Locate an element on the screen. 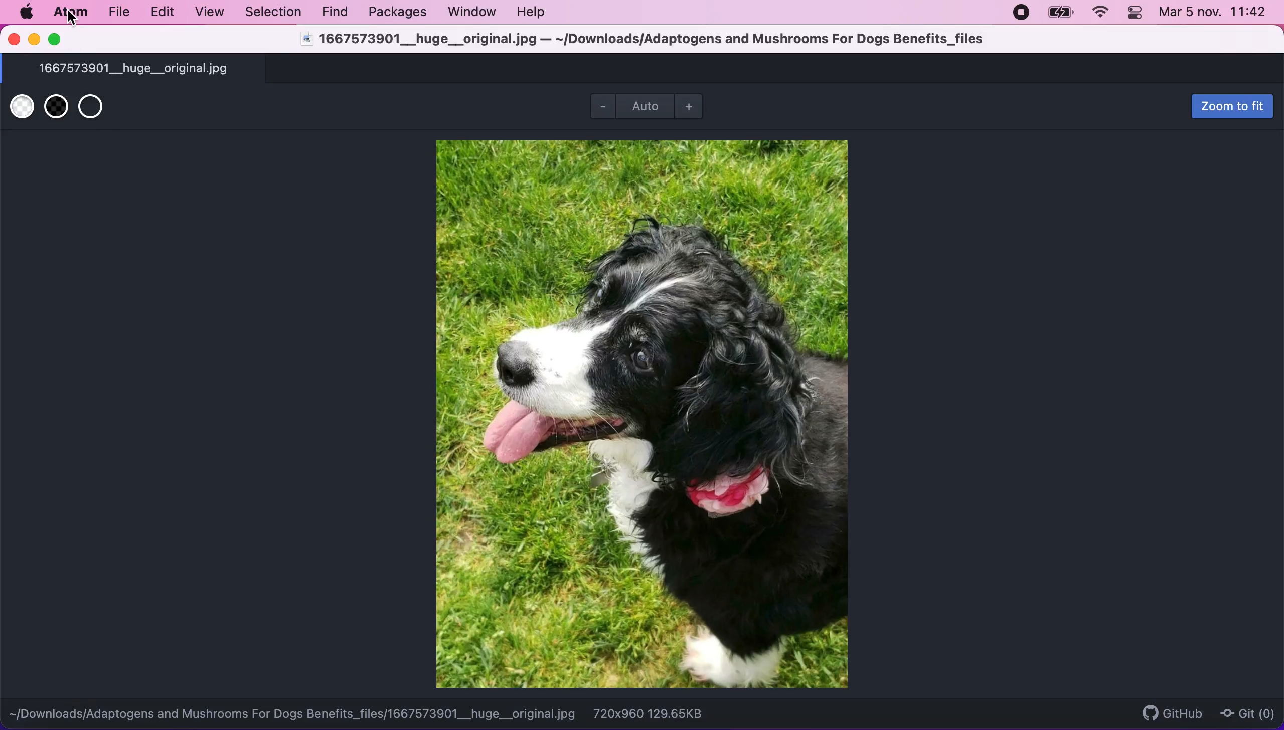 Image resolution: width=1284 pixels, height=730 pixels. minimize is located at coordinates (34, 40).